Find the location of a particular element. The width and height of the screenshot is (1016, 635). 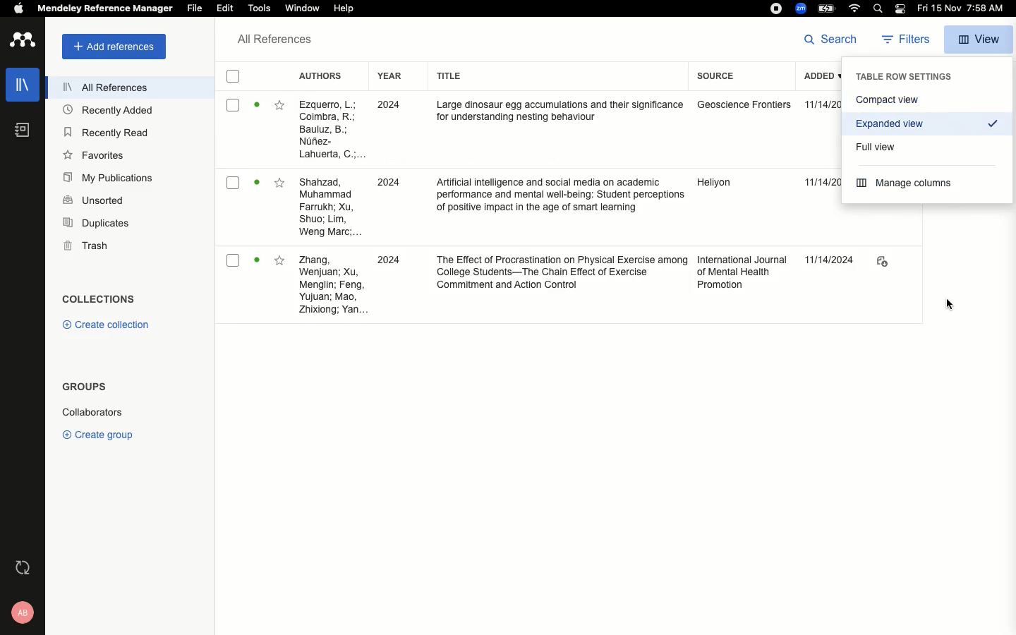

Source is located at coordinates (718, 78).